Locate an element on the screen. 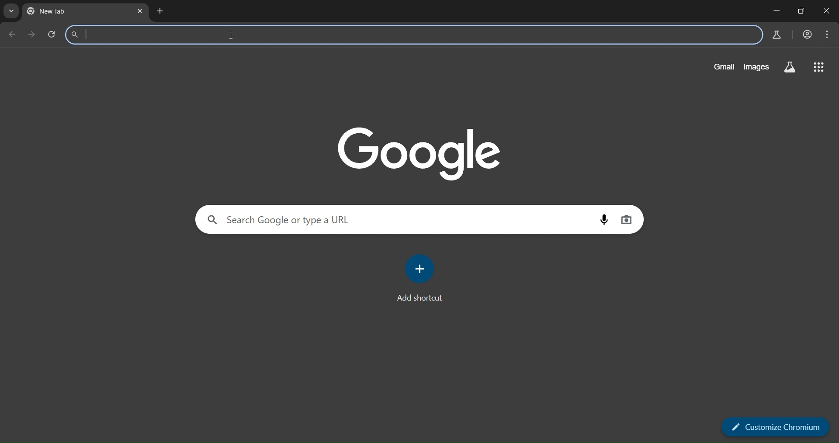 Image resolution: width=839 pixels, height=443 pixels. search labs is located at coordinates (791, 66).